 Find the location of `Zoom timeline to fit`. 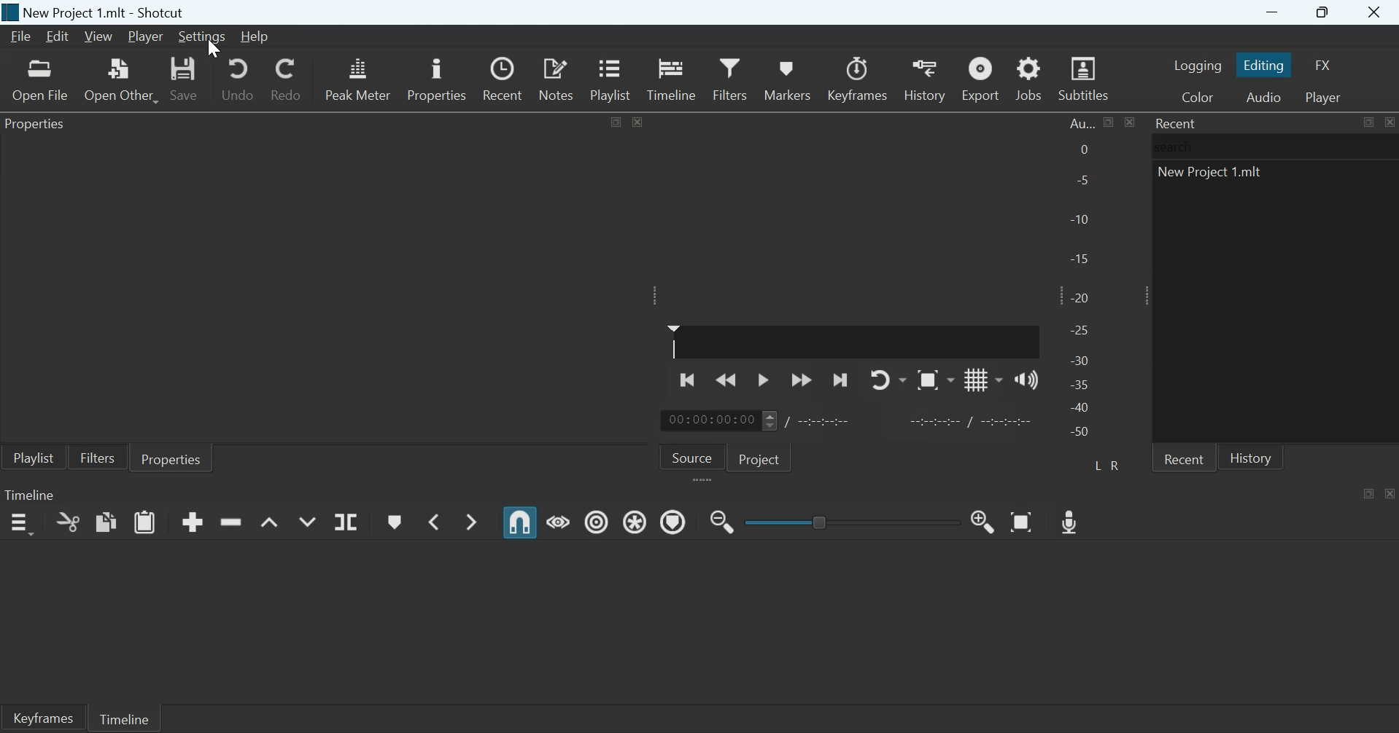

Zoom timeline to fit is located at coordinates (1023, 521).